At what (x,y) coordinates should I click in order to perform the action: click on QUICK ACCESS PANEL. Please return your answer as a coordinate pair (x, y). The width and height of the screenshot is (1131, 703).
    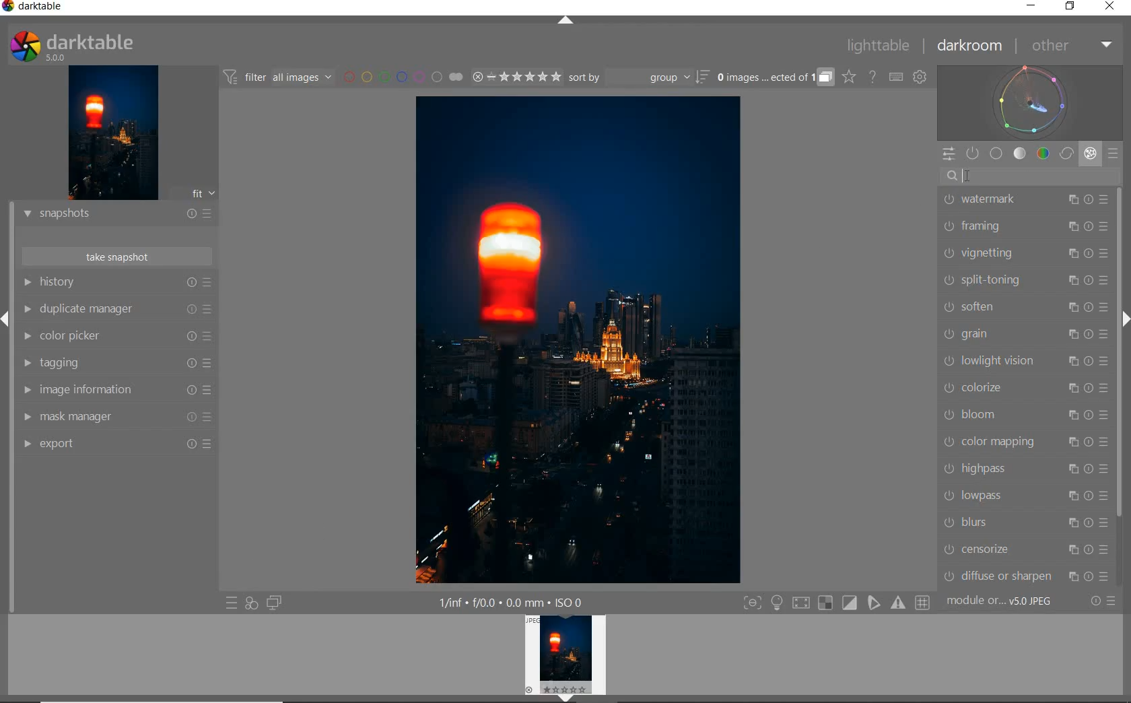
    Looking at the image, I should click on (947, 151).